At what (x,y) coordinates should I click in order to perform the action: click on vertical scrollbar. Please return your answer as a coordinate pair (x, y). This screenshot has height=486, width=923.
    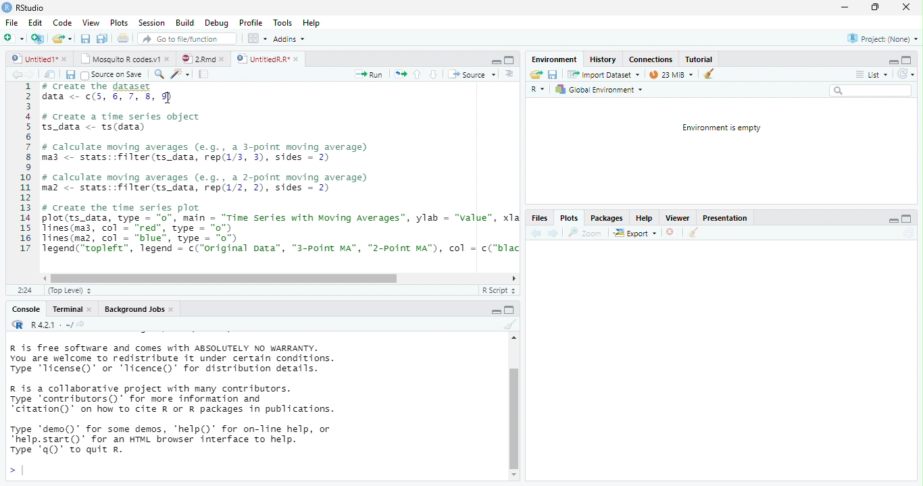
    Looking at the image, I should click on (514, 418).